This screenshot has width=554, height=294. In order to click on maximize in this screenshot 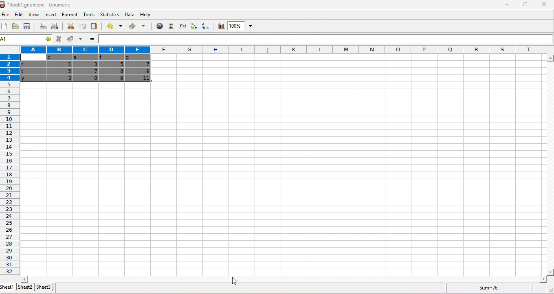, I will do `click(524, 4)`.